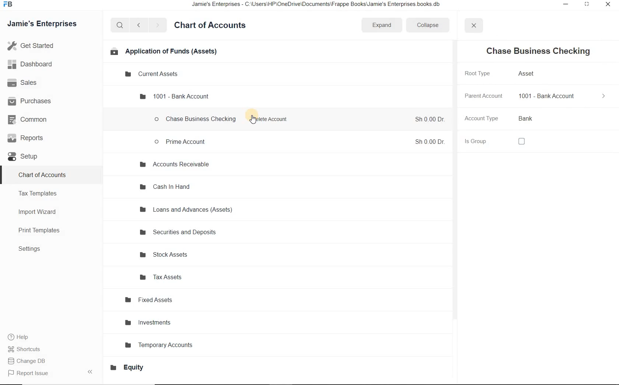 The image size is (619, 385). What do you see at coordinates (166, 277) in the screenshot?
I see `Tax Assets` at bounding box center [166, 277].